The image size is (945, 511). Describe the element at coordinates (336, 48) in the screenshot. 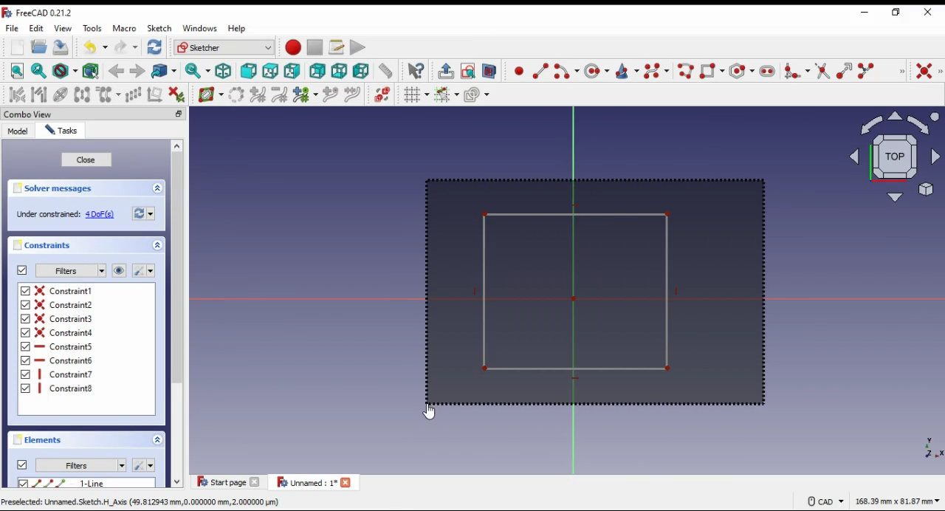

I see `macros` at that location.